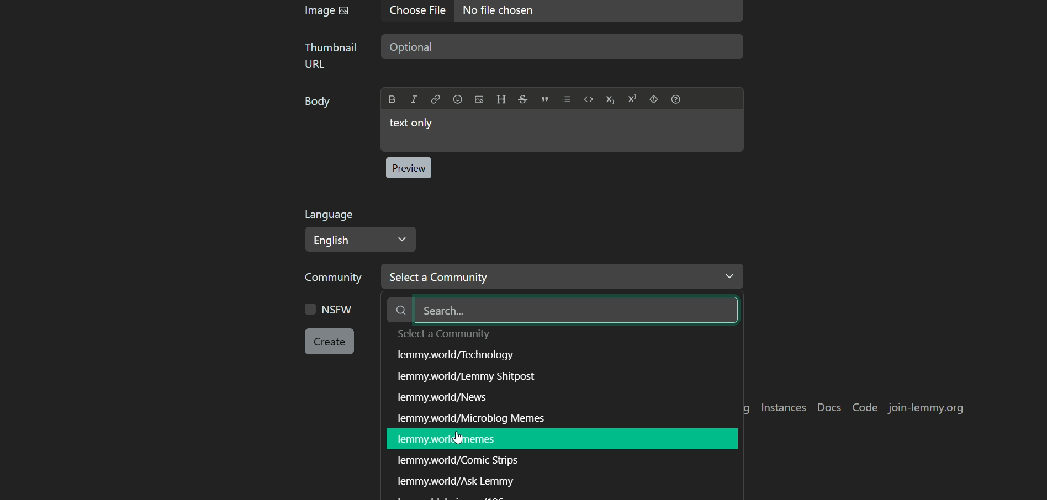 The height and width of the screenshot is (500, 1047). What do you see at coordinates (559, 439) in the screenshot?
I see `highlight` at bounding box center [559, 439].